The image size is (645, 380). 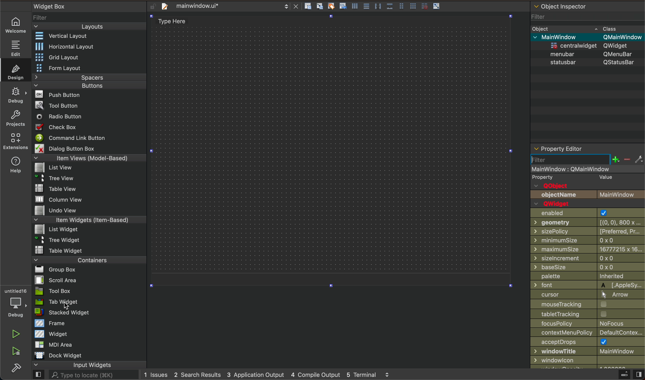 I want to click on file tab, so click(x=227, y=6).